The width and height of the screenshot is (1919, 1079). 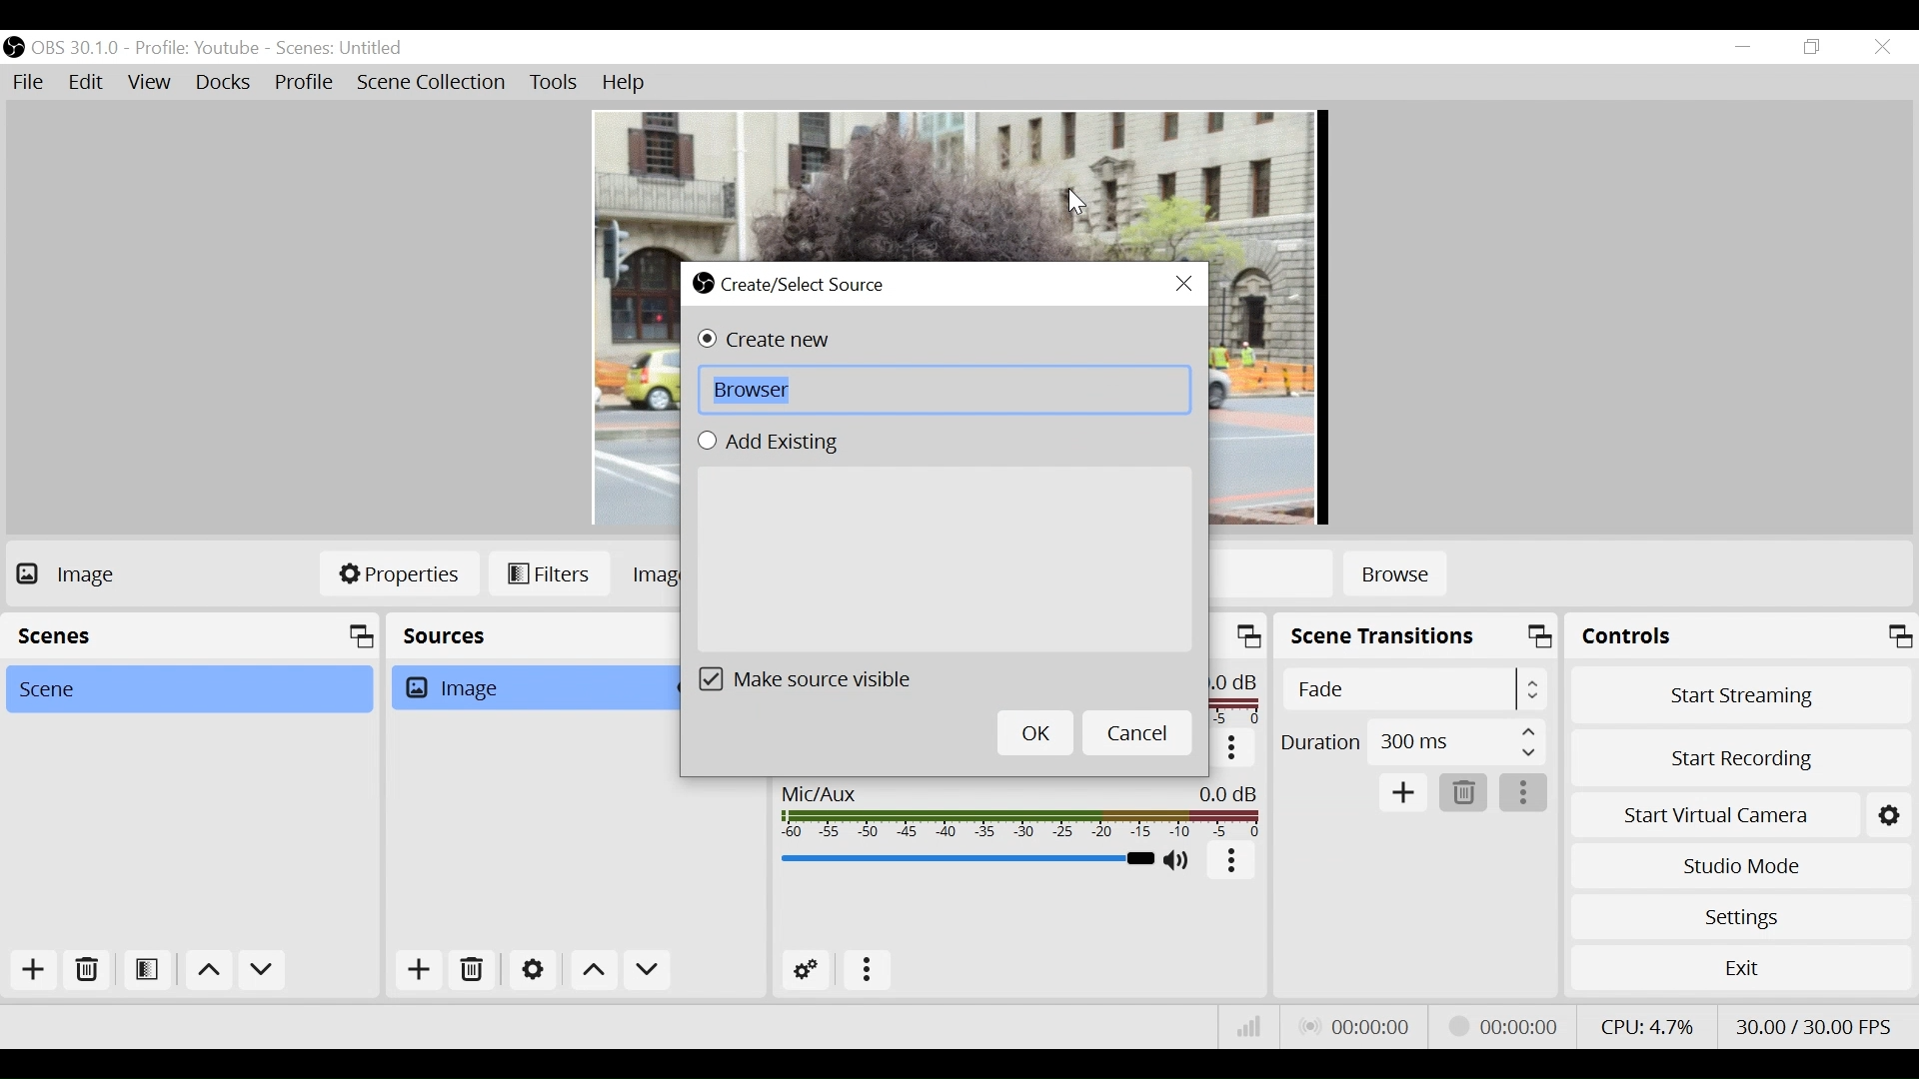 What do you see at coordinates (431, 86) in the screenshot?
I see `Scene Collection` at bounding box center [431, 86].